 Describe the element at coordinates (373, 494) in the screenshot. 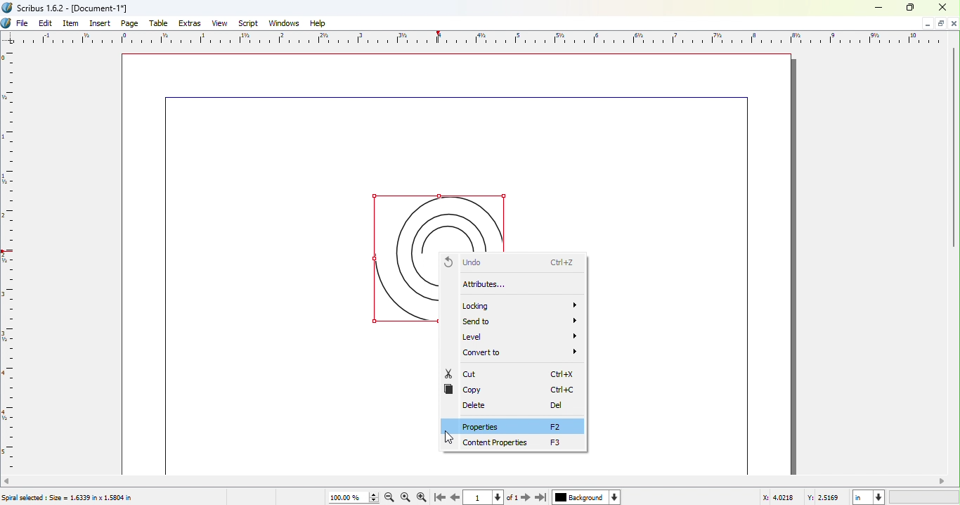

I see `increase zoom` at that location.